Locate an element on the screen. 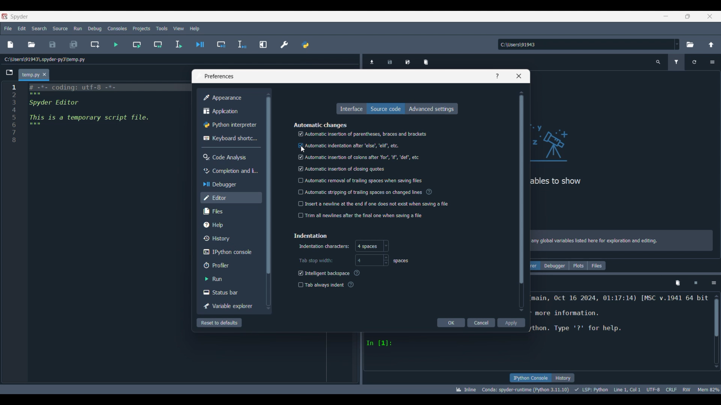  Maximize current pane is located at coordinates (264, 45).